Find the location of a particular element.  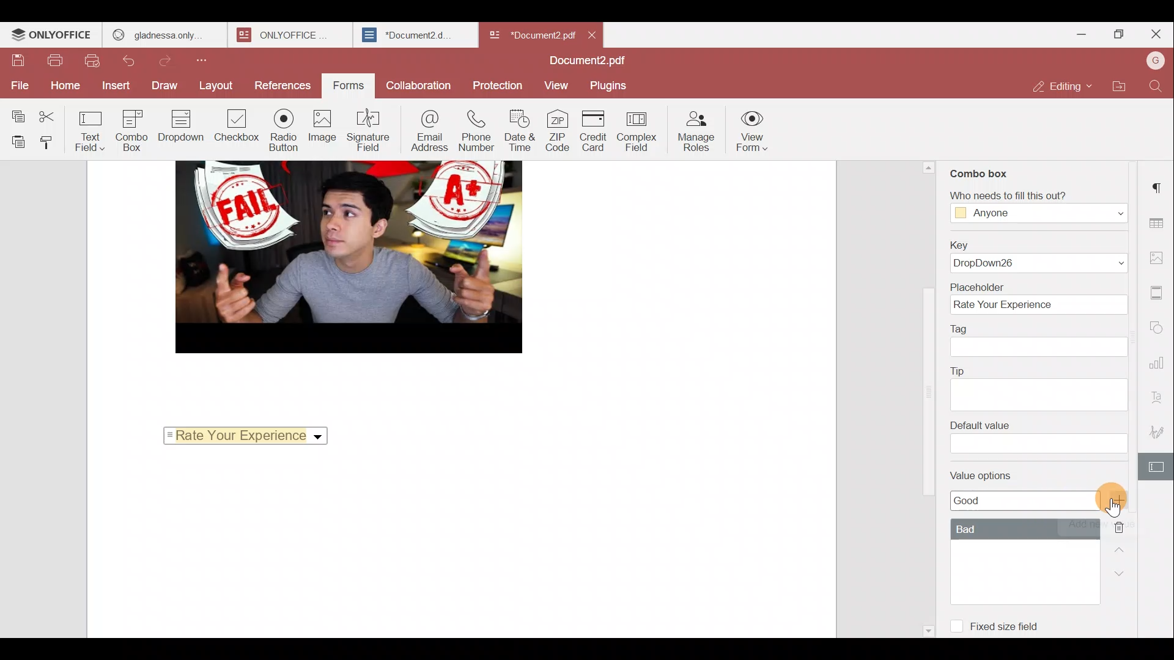

Phone number is located at coordinates (477, 132).